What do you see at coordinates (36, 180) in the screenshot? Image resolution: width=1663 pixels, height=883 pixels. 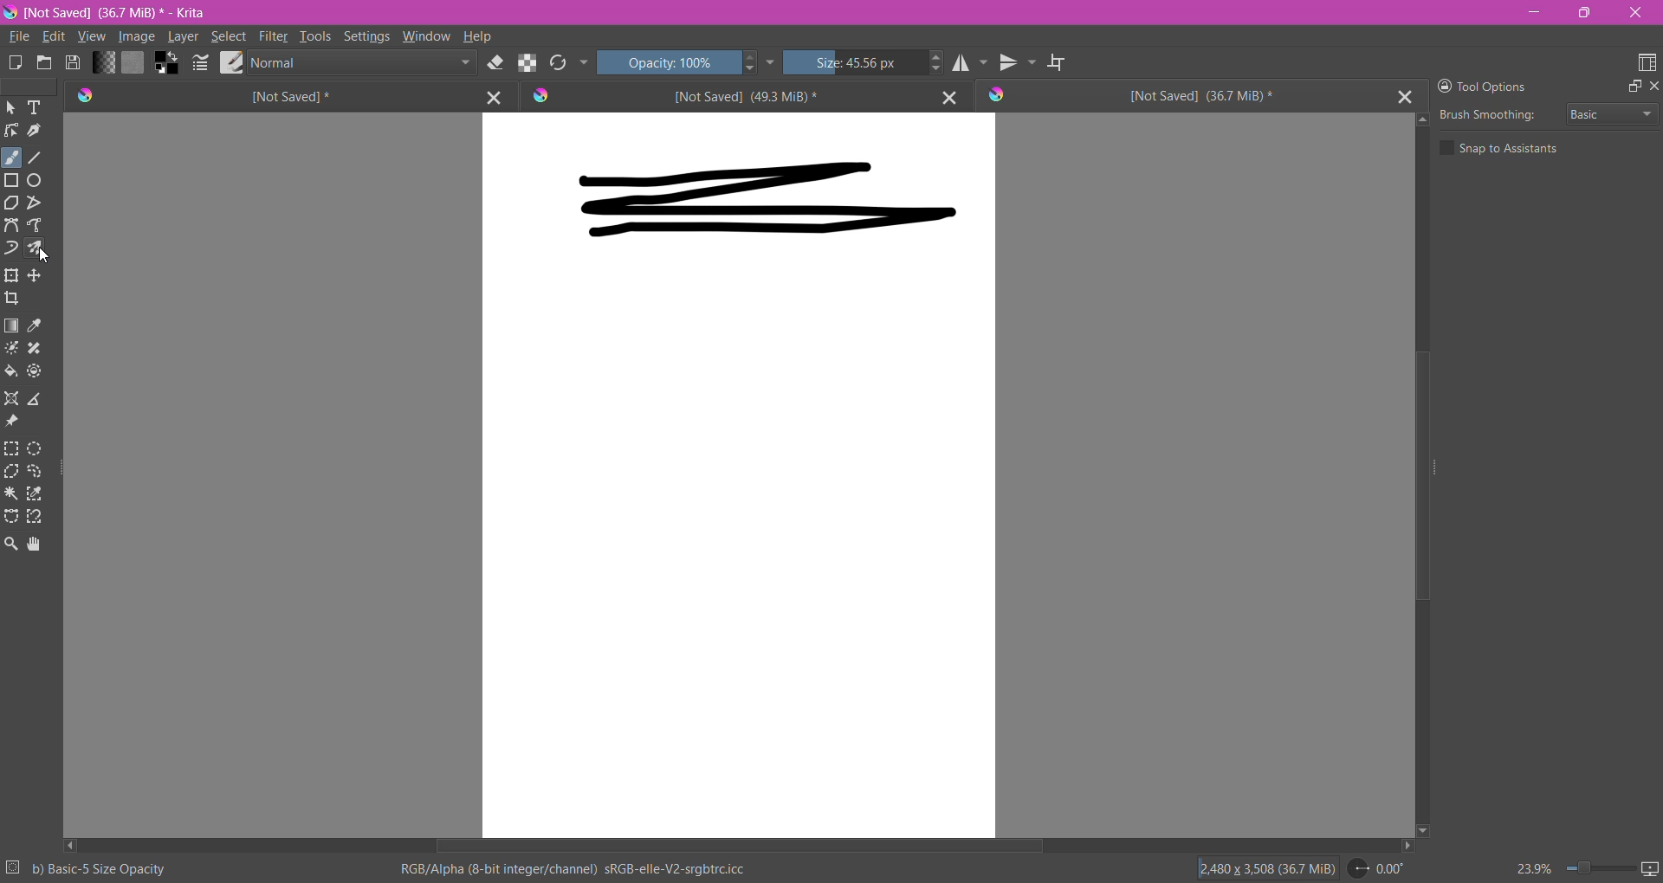 I see `Ellipse Tool` at bounding box center [36, 180].